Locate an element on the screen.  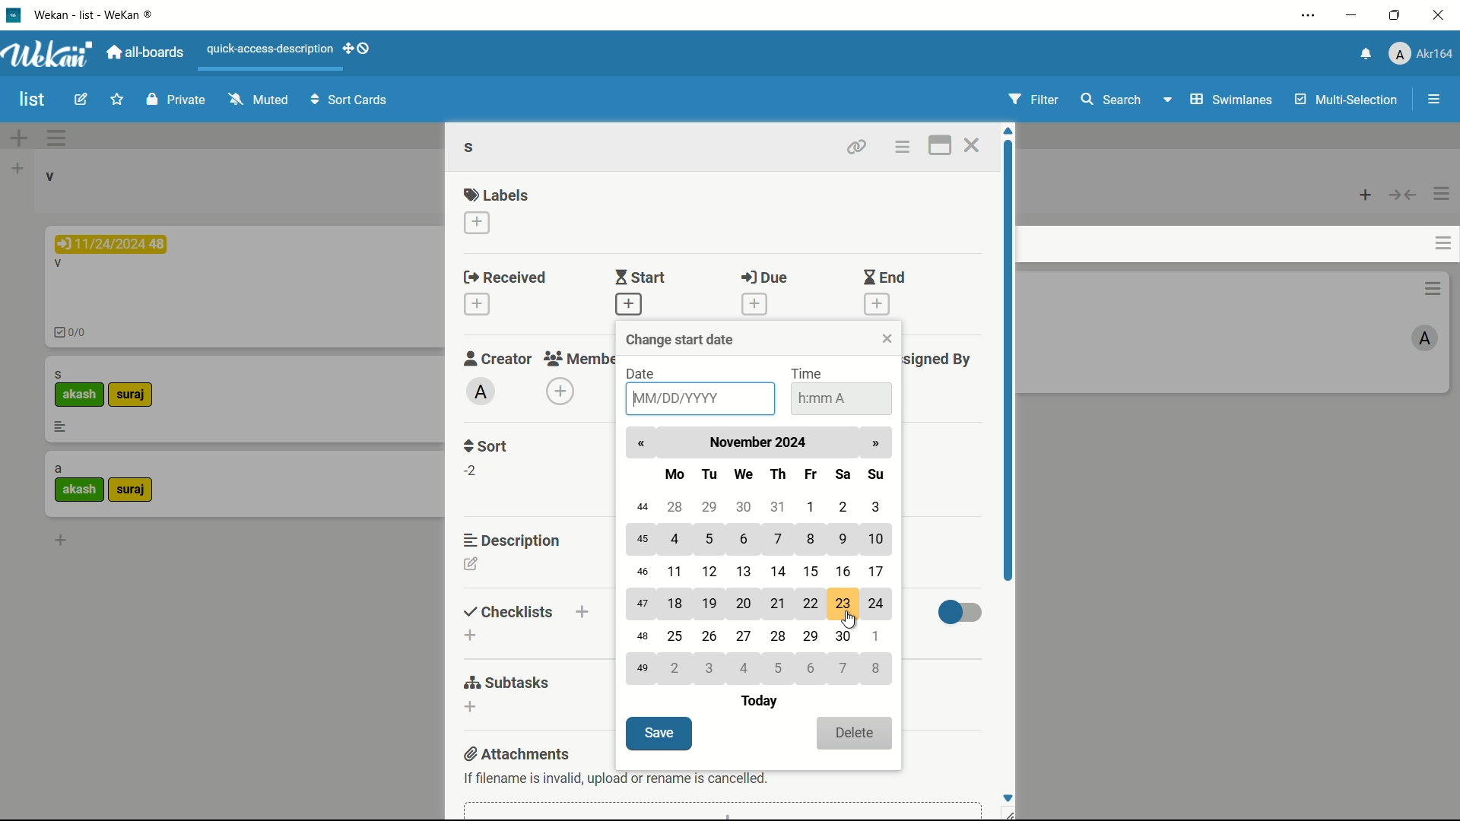
card name is located at coordinates (59, 470).